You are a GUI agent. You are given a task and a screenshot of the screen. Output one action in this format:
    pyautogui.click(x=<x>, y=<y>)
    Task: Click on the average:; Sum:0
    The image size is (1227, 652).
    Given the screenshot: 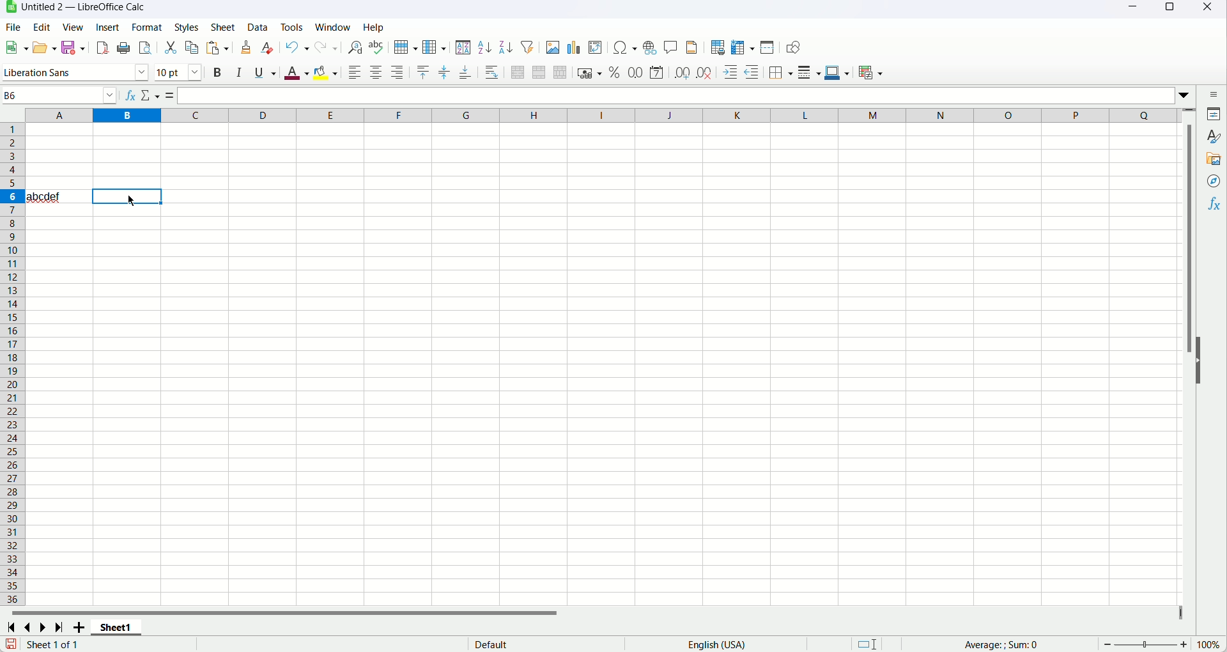 What is the action you would take?
    pyautogui.click(x=1002, y=645)
    